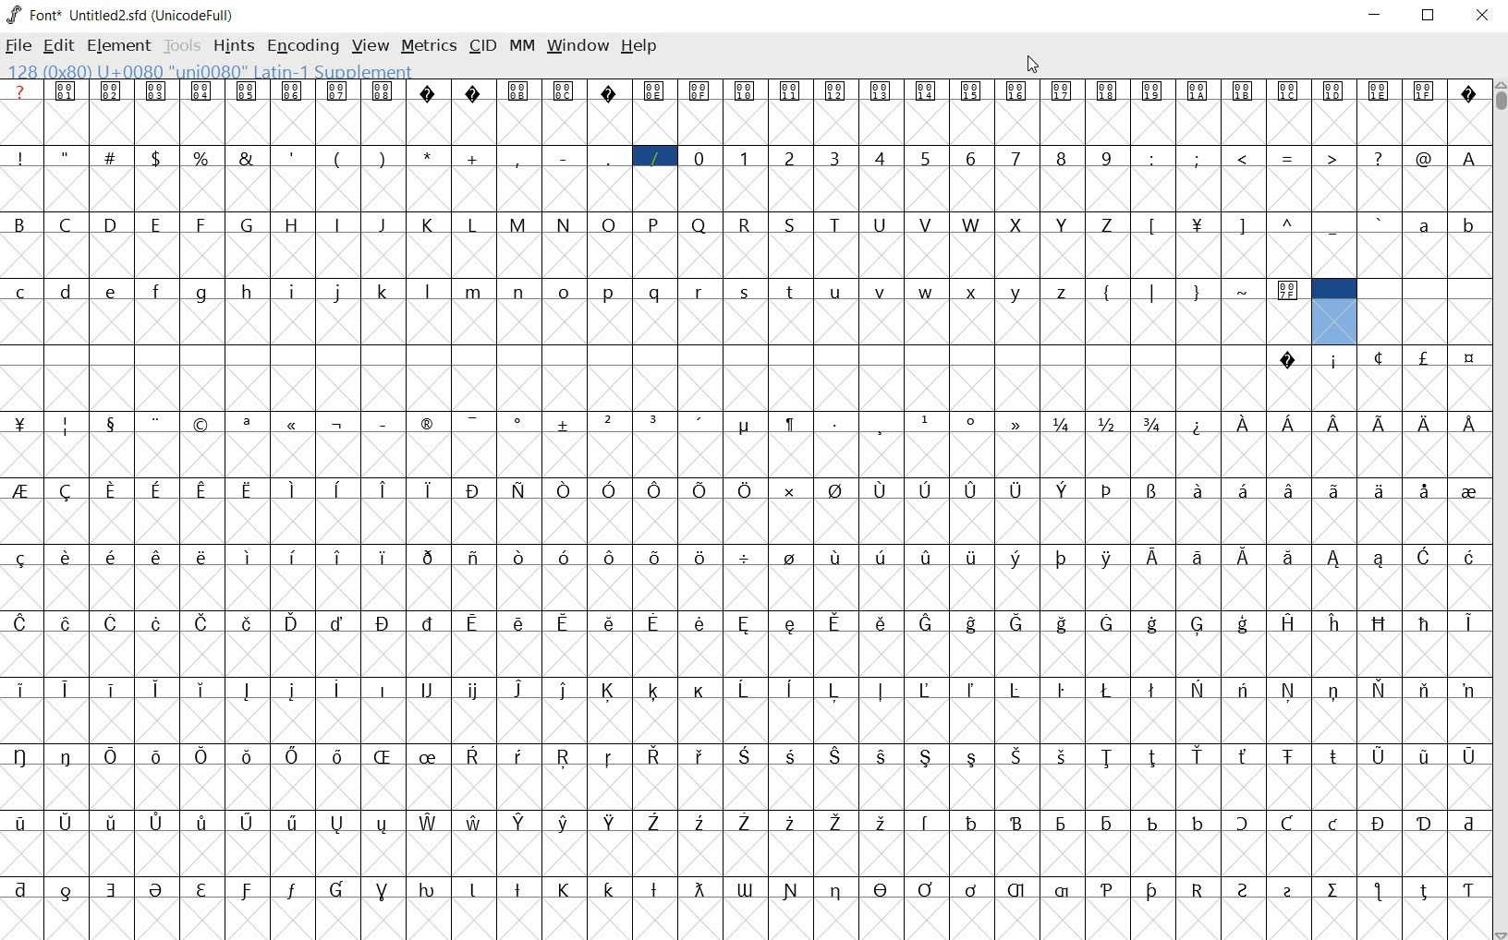  What do you see at coordinates (1016, 558) in the screenshot?
I see `Symbol` at bounding box center [1016, 558].